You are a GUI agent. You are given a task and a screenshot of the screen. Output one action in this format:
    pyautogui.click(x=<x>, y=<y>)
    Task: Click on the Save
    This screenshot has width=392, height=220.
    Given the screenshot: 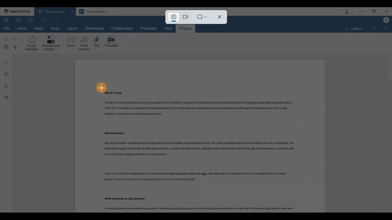 What is the action you would take?
    pyautogui.click(x=6, y=20)
    